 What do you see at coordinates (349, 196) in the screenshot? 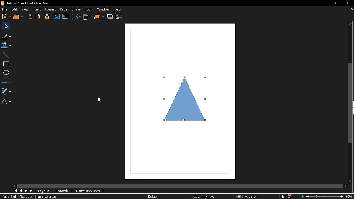
I see `Zoom` at bounding box center [349, 196].